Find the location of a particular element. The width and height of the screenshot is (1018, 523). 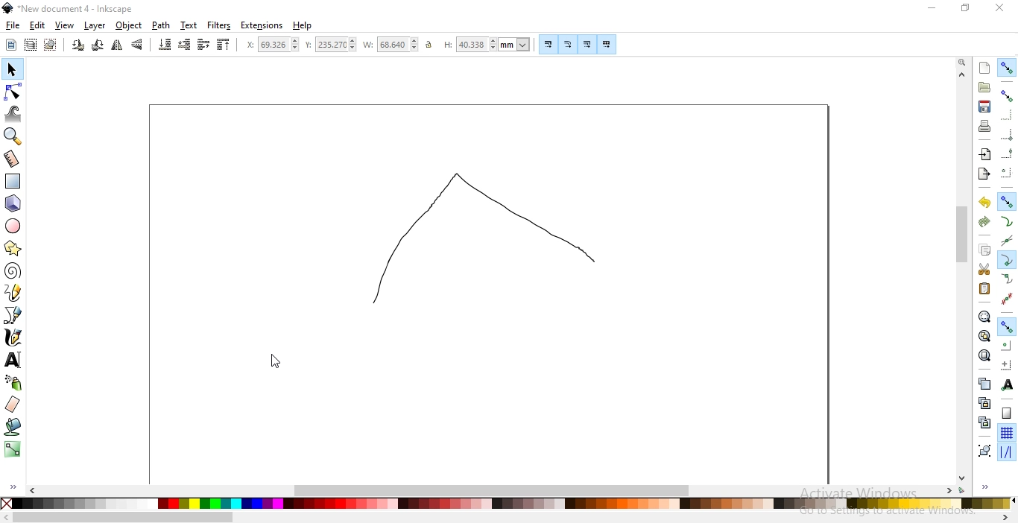

filters is located at coordinates (220, 25).